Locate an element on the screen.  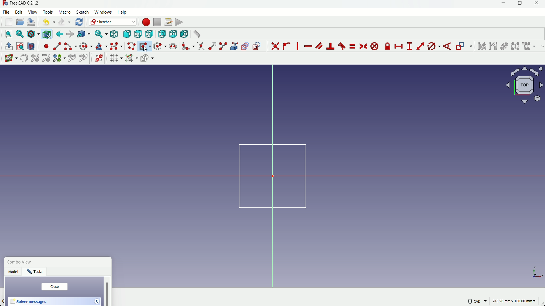
Solver Messages is located at coordinates (29, 302).